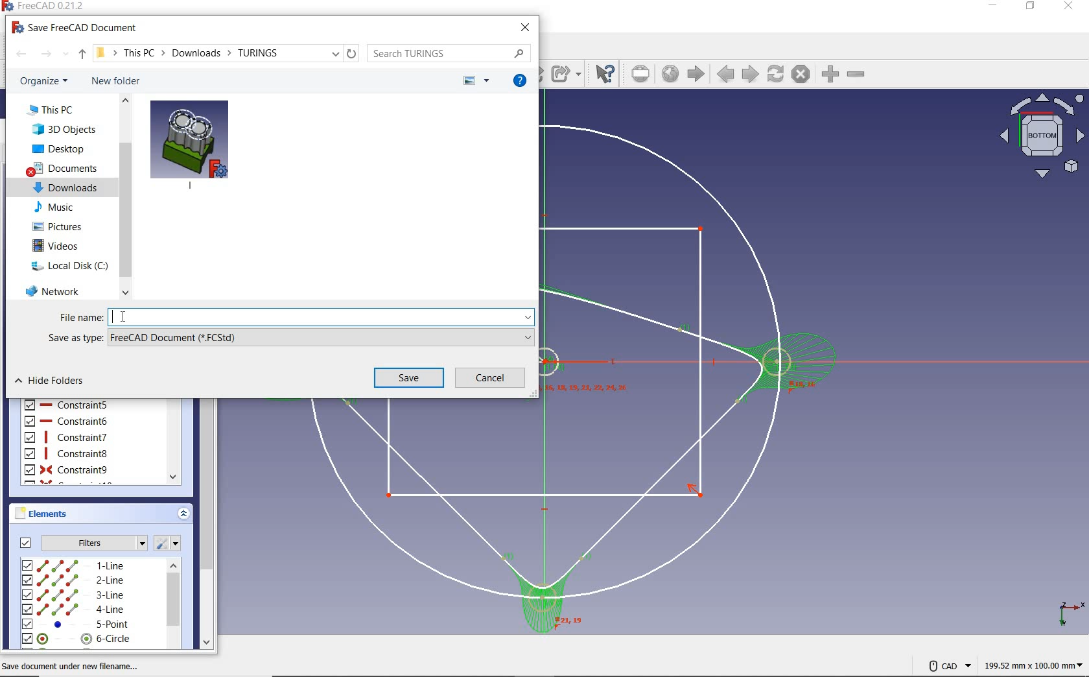 This screenshot has width=1089, height=677. Describe the element at coordinates (209, 524) in the screenshot. I see `scroll bar` at that location.